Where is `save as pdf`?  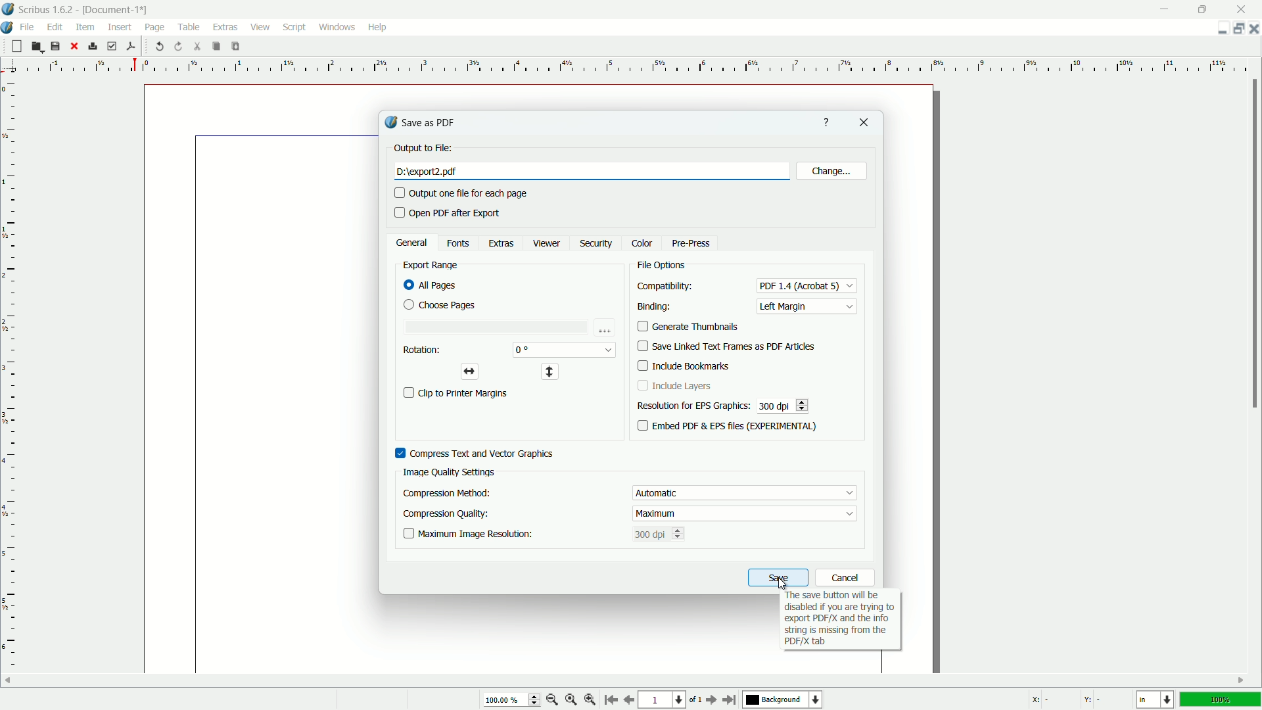 save as pdf is located at coordinates (431, 123).